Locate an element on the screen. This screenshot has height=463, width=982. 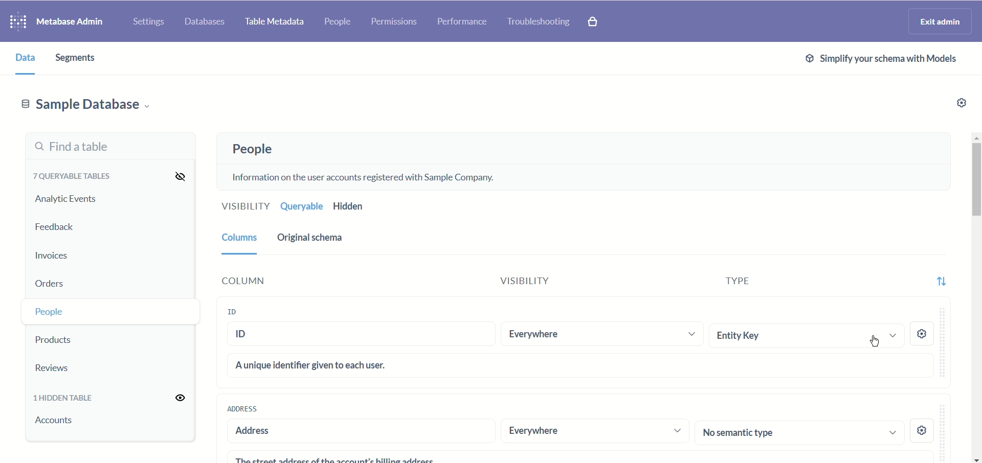
Accounts is located at coordinates (57, 426).